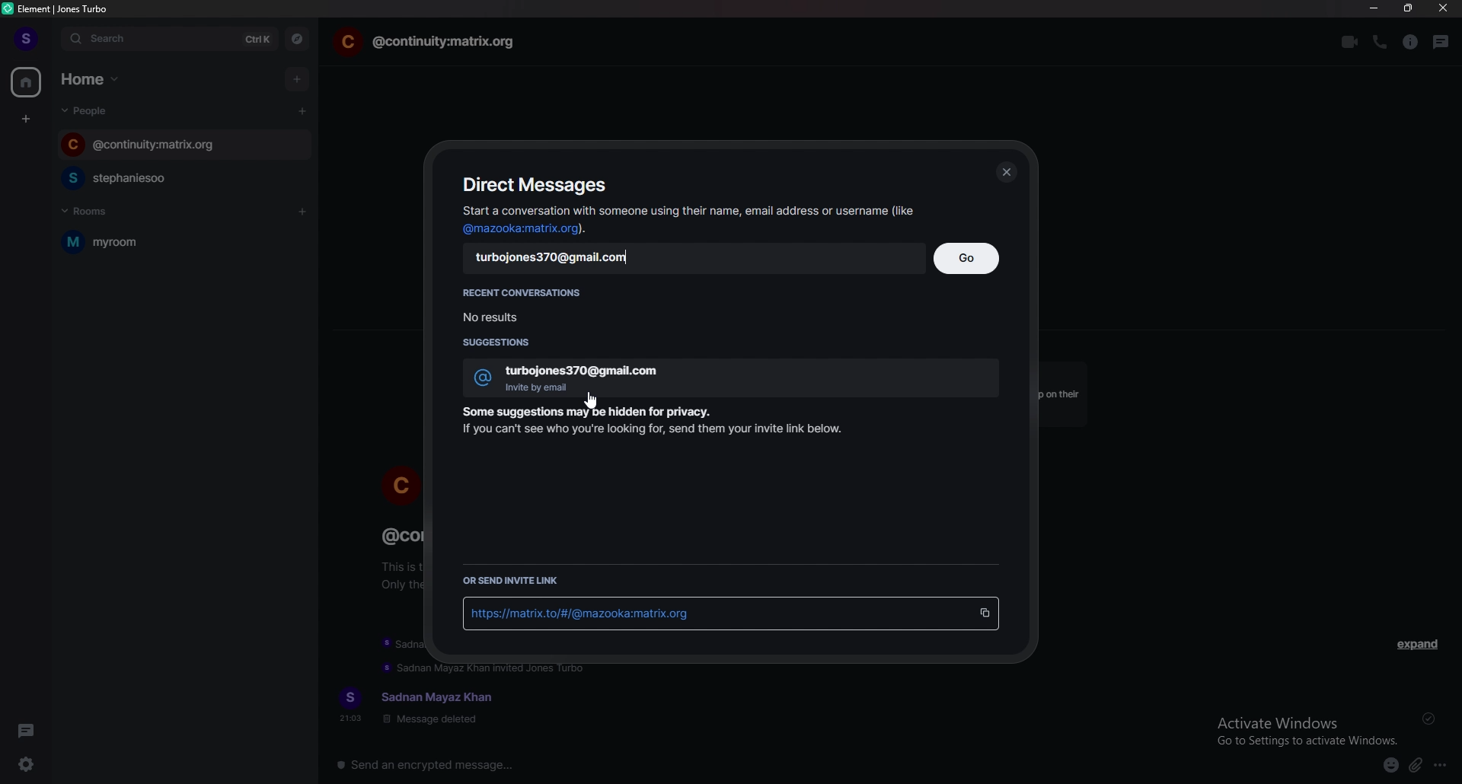  What do you see at coordinates (1442, 8) in the screenshot?
I see `close` at bounding box center [1442, 8].